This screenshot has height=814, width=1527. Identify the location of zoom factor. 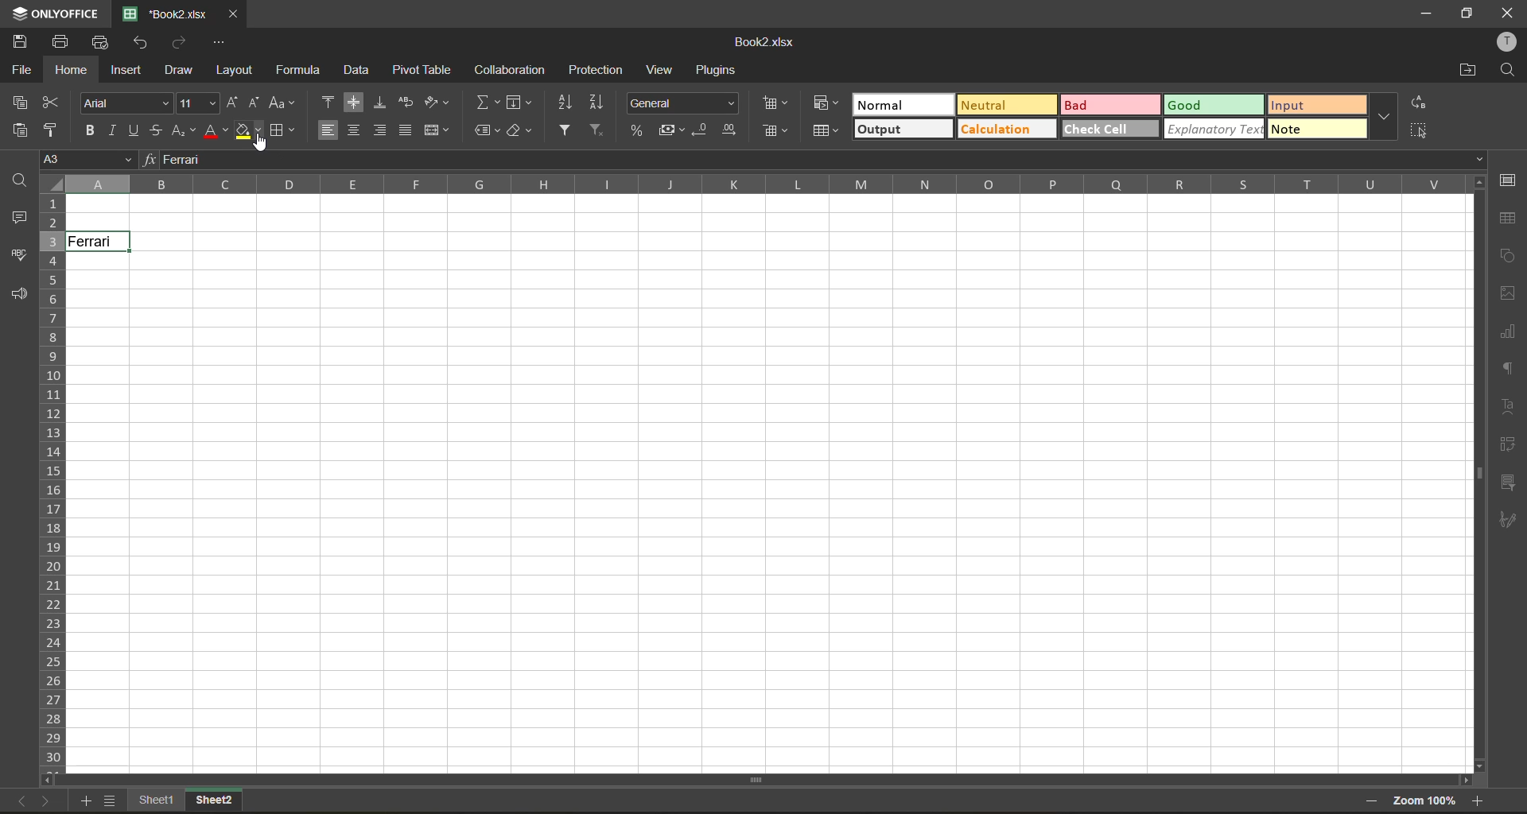
(1426, 800).